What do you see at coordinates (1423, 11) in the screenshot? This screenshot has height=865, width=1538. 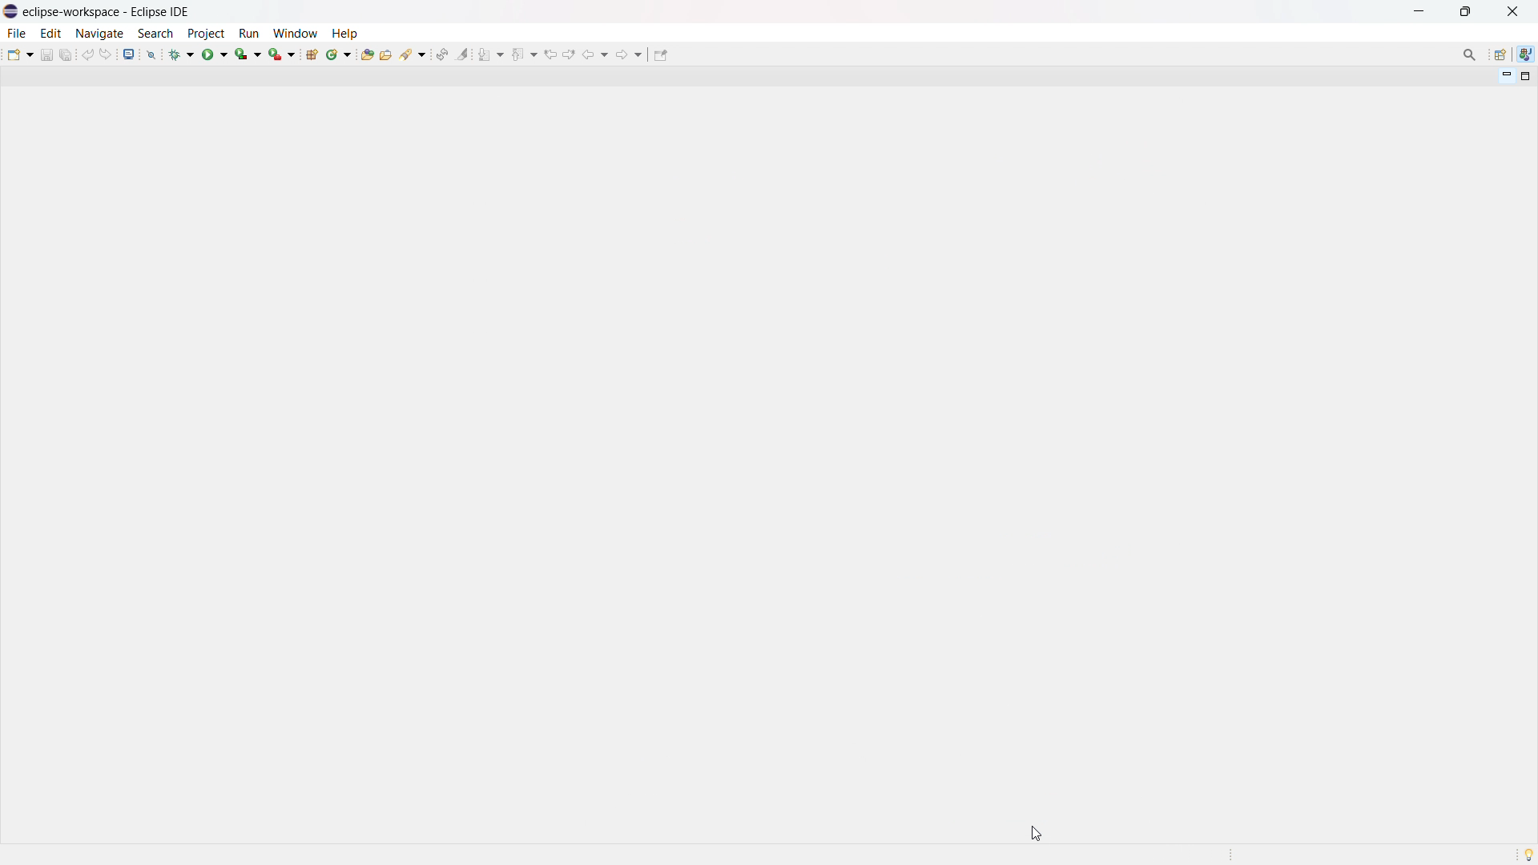 I see `minimize` at bounding box center [1423, 11].